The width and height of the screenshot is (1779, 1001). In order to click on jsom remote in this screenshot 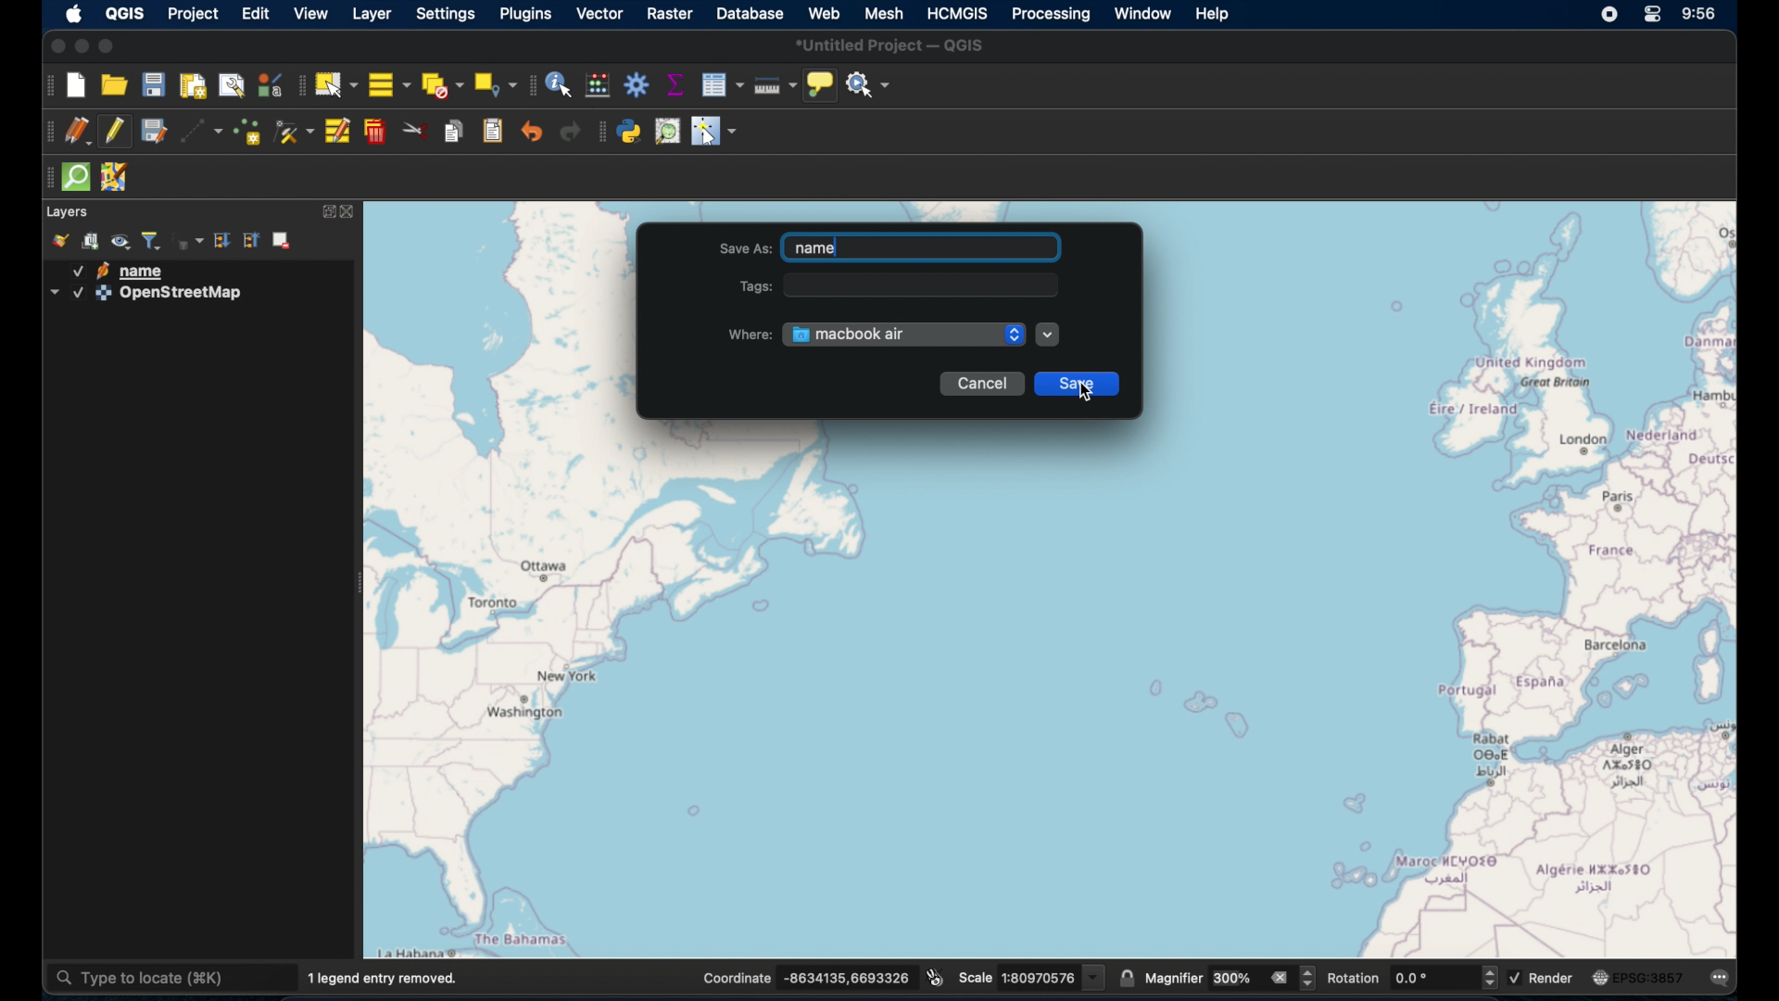, I will do `click(113, 177)`.